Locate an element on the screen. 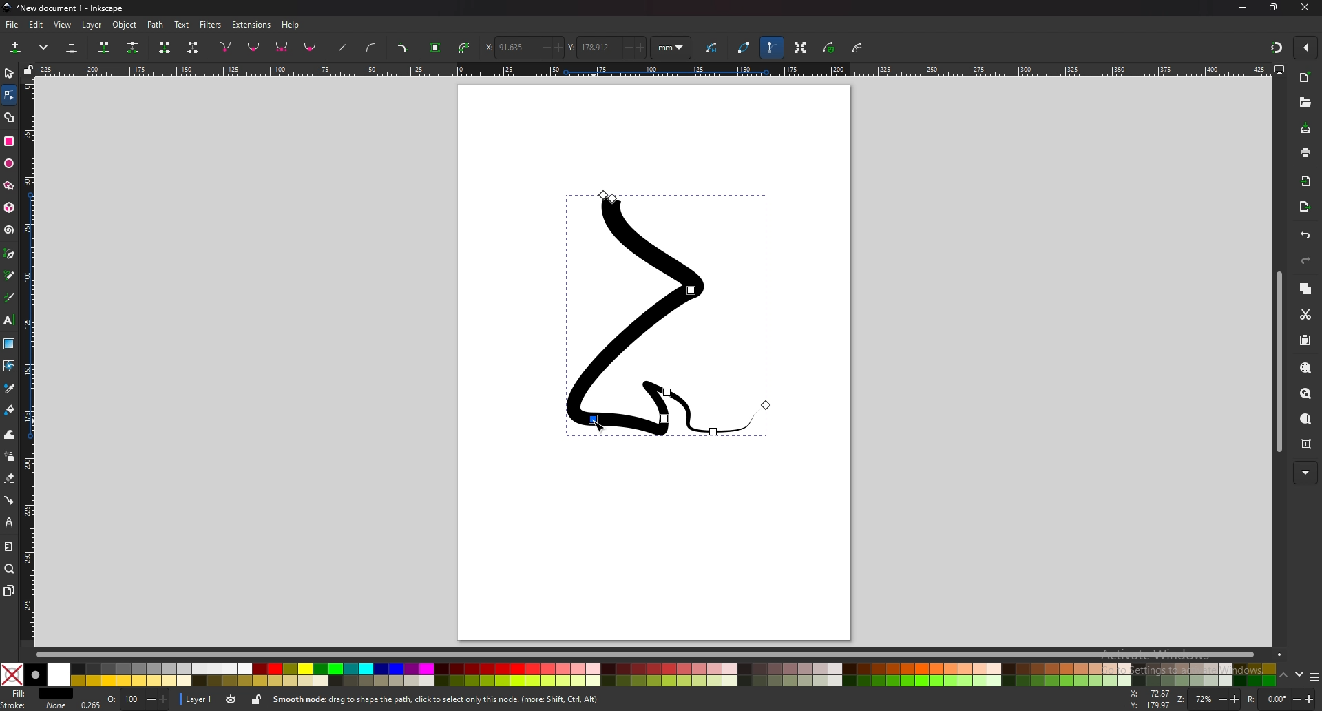 The height and width of the screenshot is (711, 1322). join endnotes with new segment is located at coordinates (165, 48).